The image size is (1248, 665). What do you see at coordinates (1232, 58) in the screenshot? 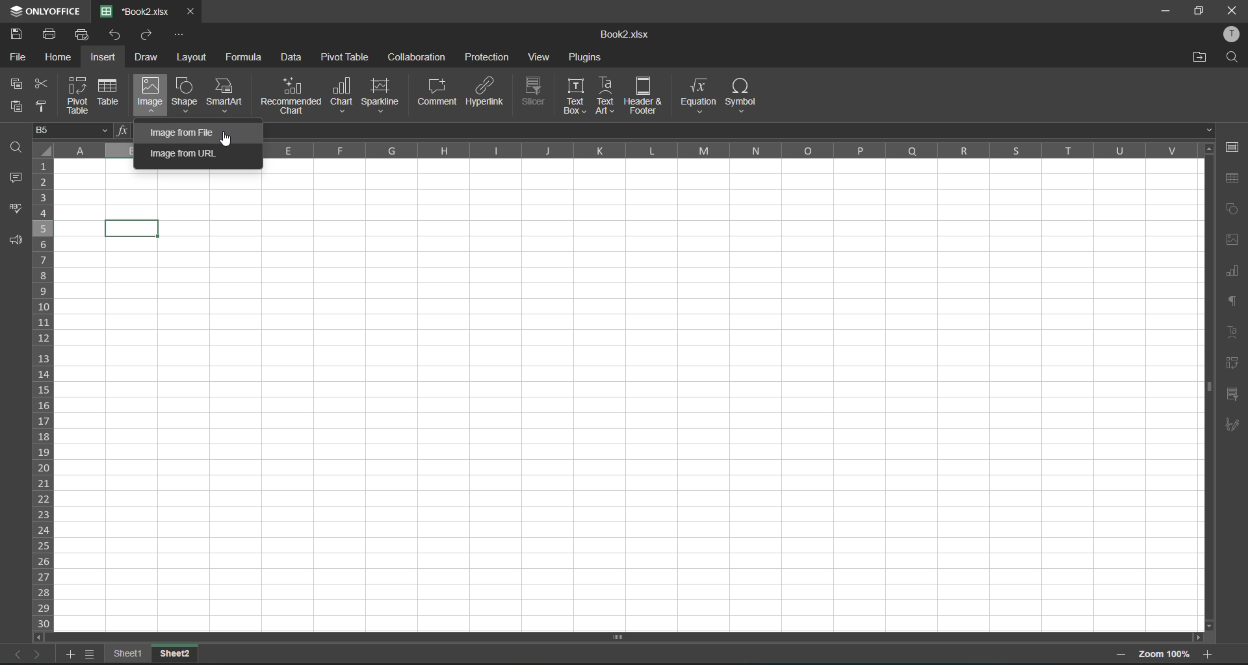
I see `find` at bounding box center [1232, 58].